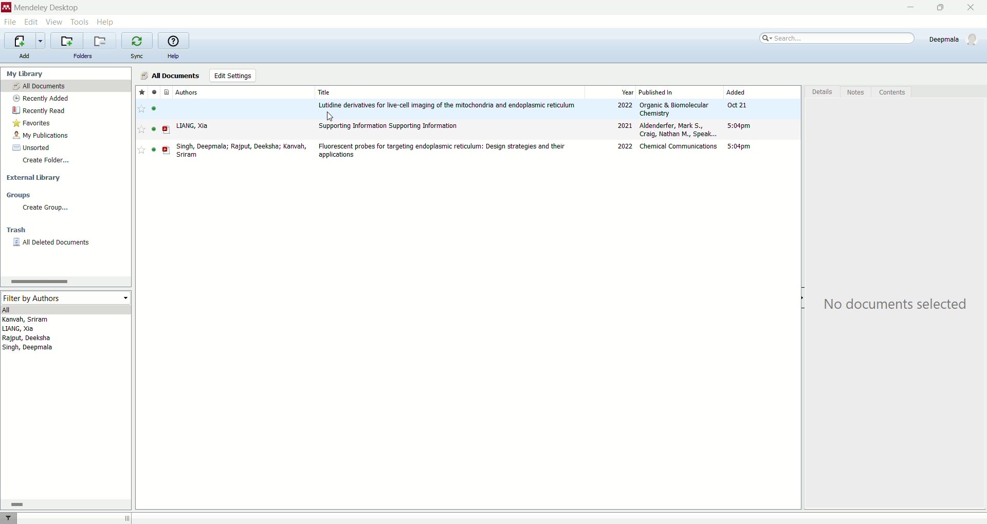 The height and width of the screenshot is (524, 987). Describe the element at coordinates (745, 92) in the screenshot. I see `added` at that location.